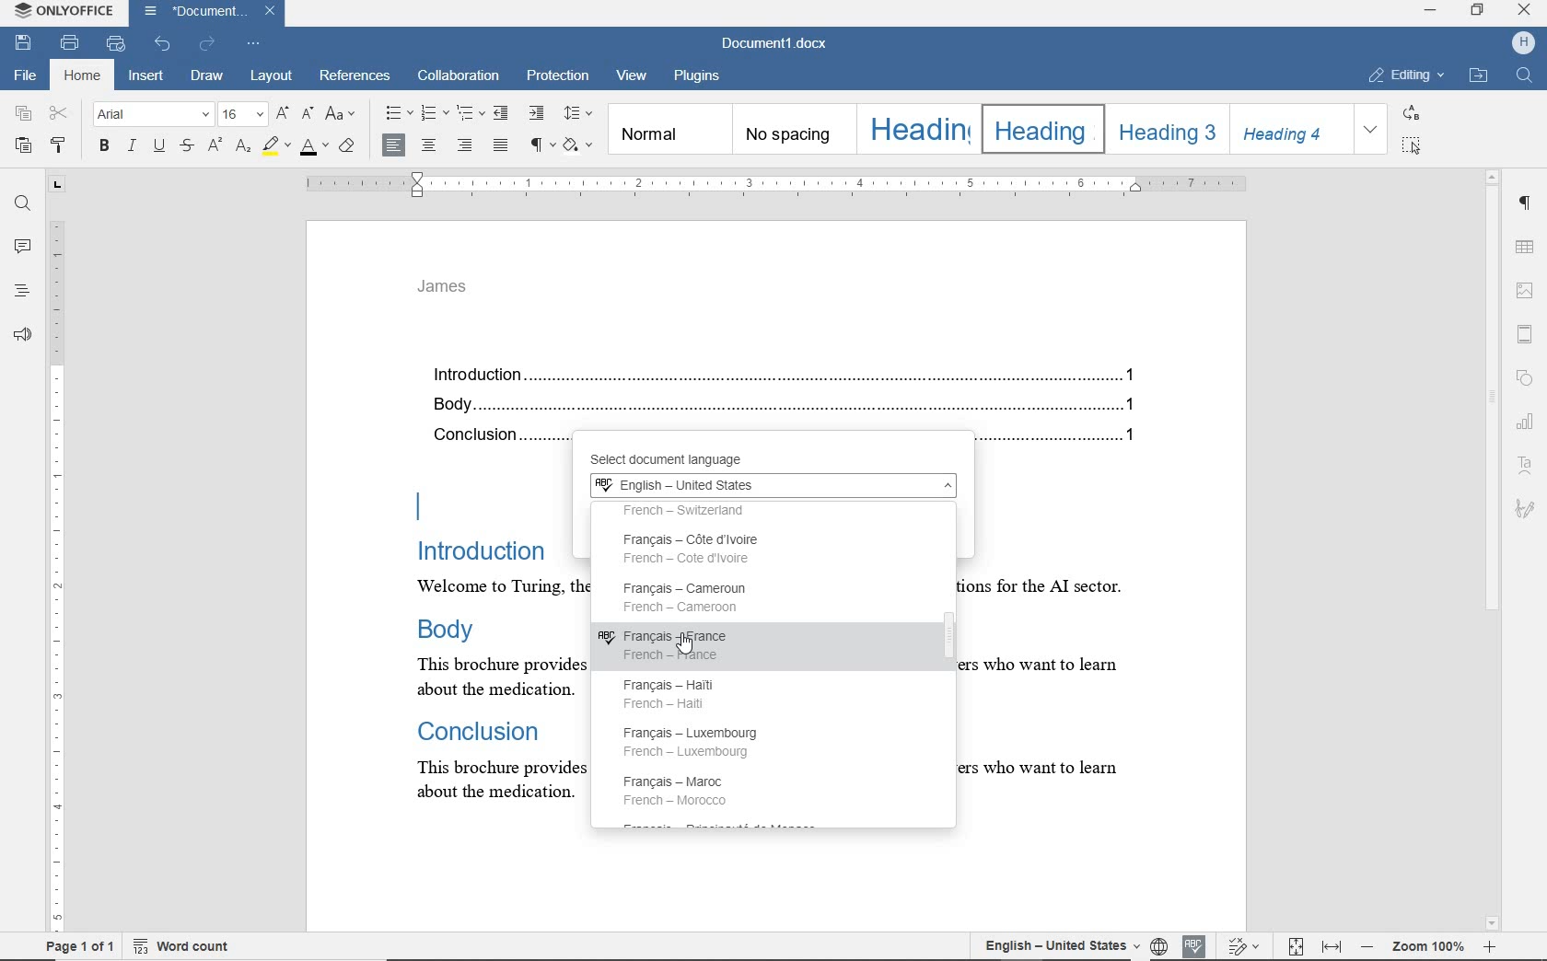 This screenshot has height=961, width=1547. I want to click on superscript, so click(214, 145).